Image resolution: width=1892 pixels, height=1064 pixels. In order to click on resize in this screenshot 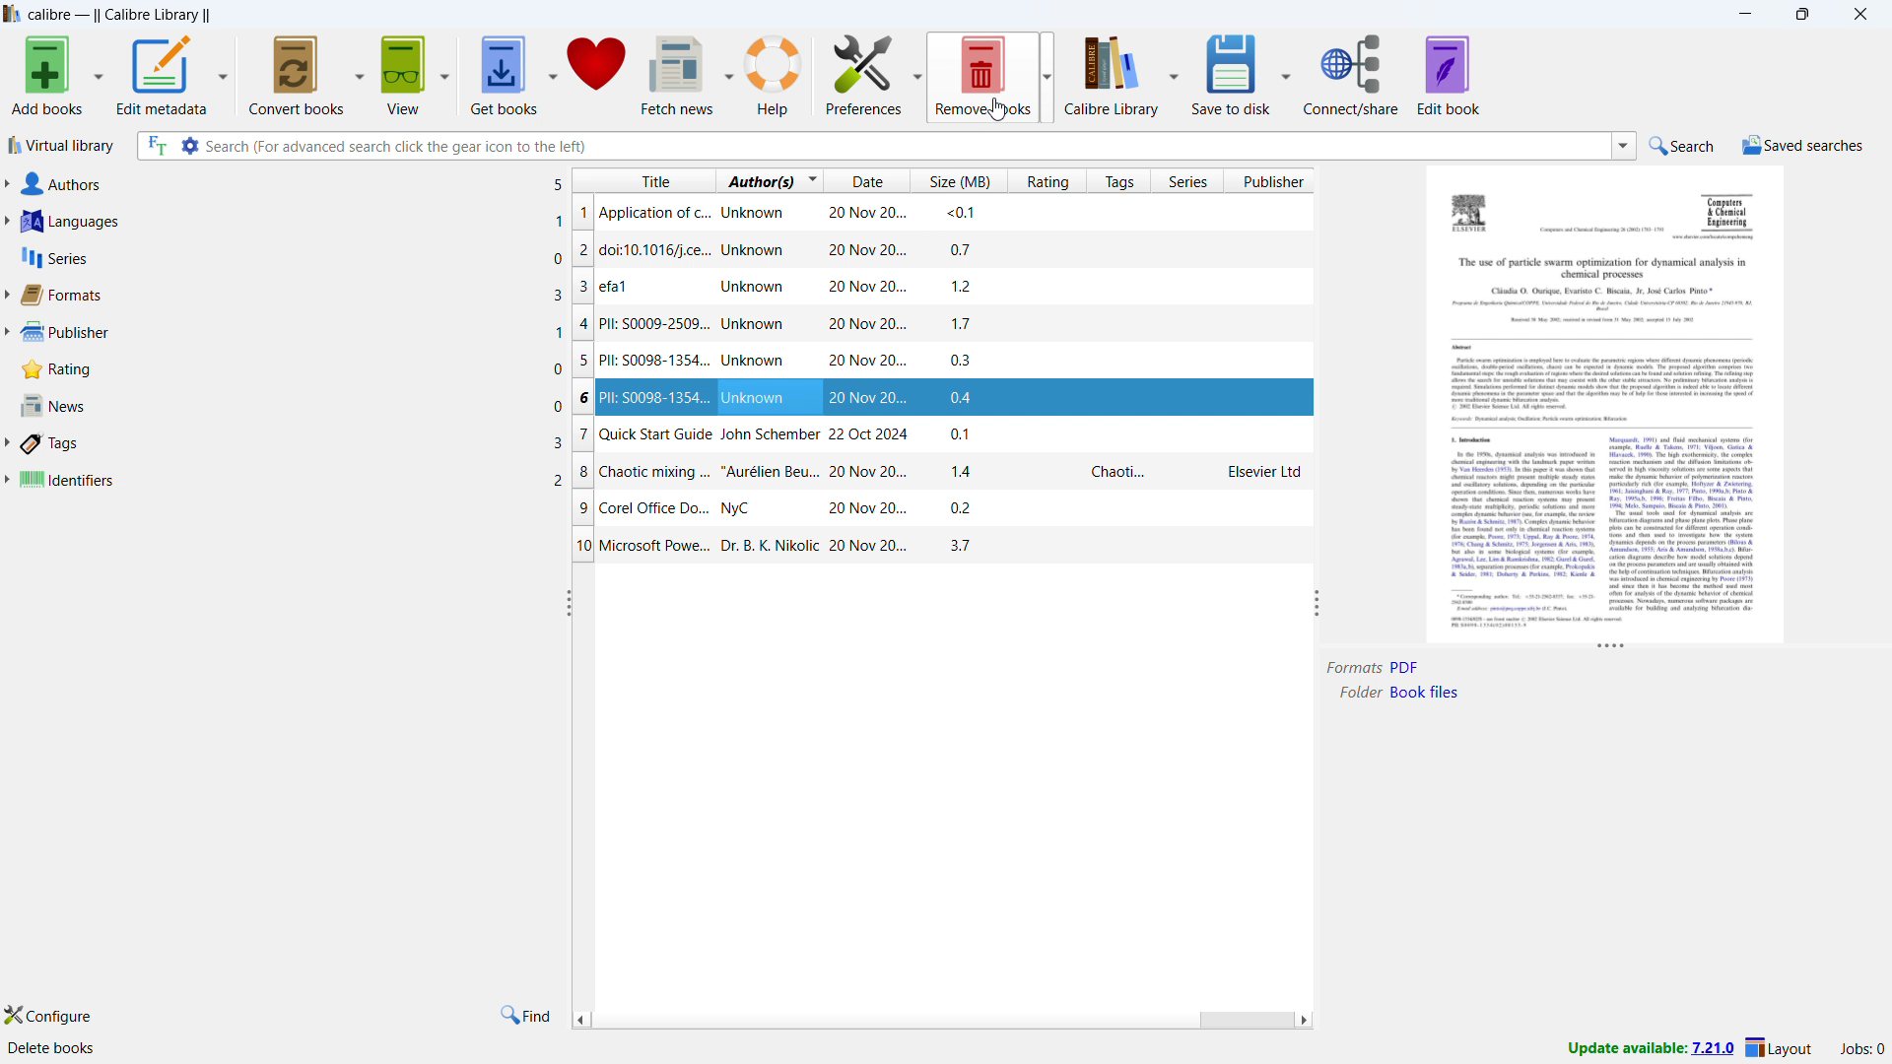, I will do `click(1610, 649)`.